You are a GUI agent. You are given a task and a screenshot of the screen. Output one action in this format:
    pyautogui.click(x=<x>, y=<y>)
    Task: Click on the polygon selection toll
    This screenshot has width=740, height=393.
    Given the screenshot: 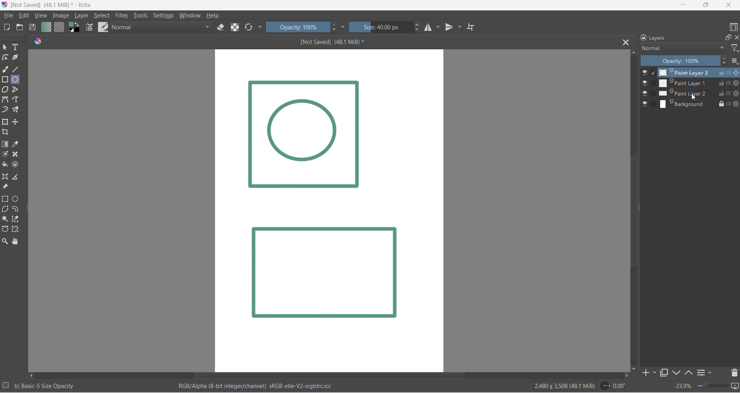 What is the action you would take?
    pyautogui.click(x=5, y=210)
    